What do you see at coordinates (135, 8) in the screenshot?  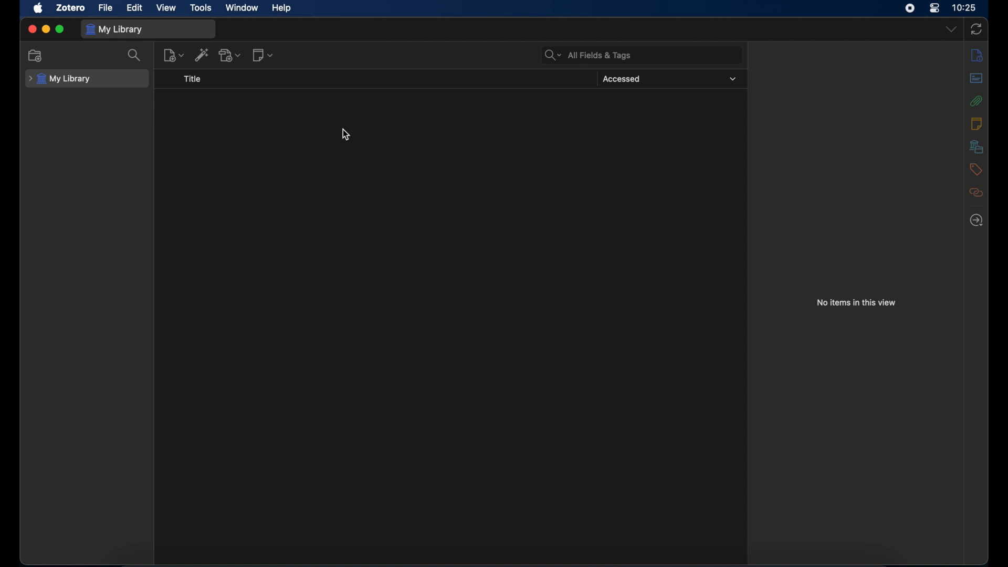 I see `edit` at bounding box center [135, 8].